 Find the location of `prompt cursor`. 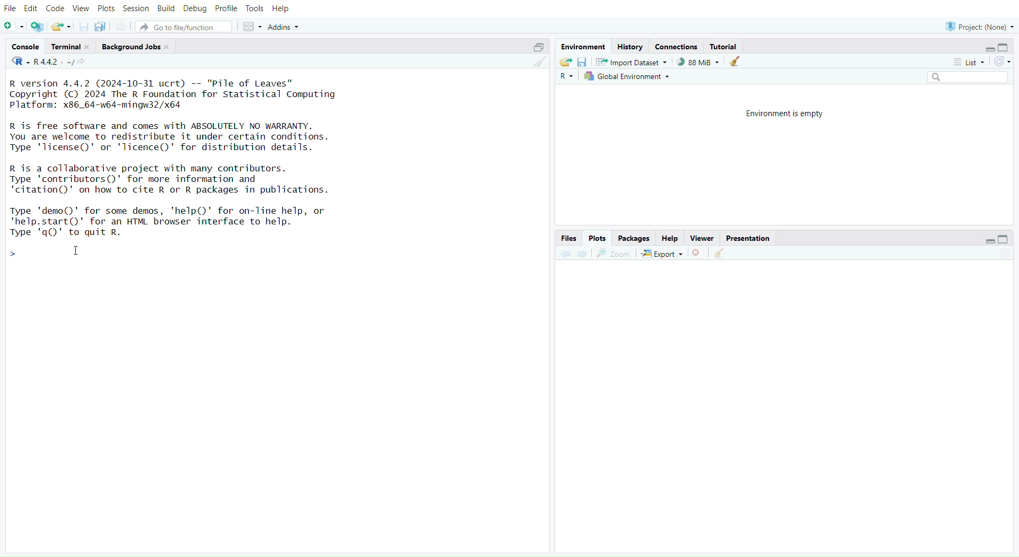

prompt cursor is located at coordinates (13, 257).